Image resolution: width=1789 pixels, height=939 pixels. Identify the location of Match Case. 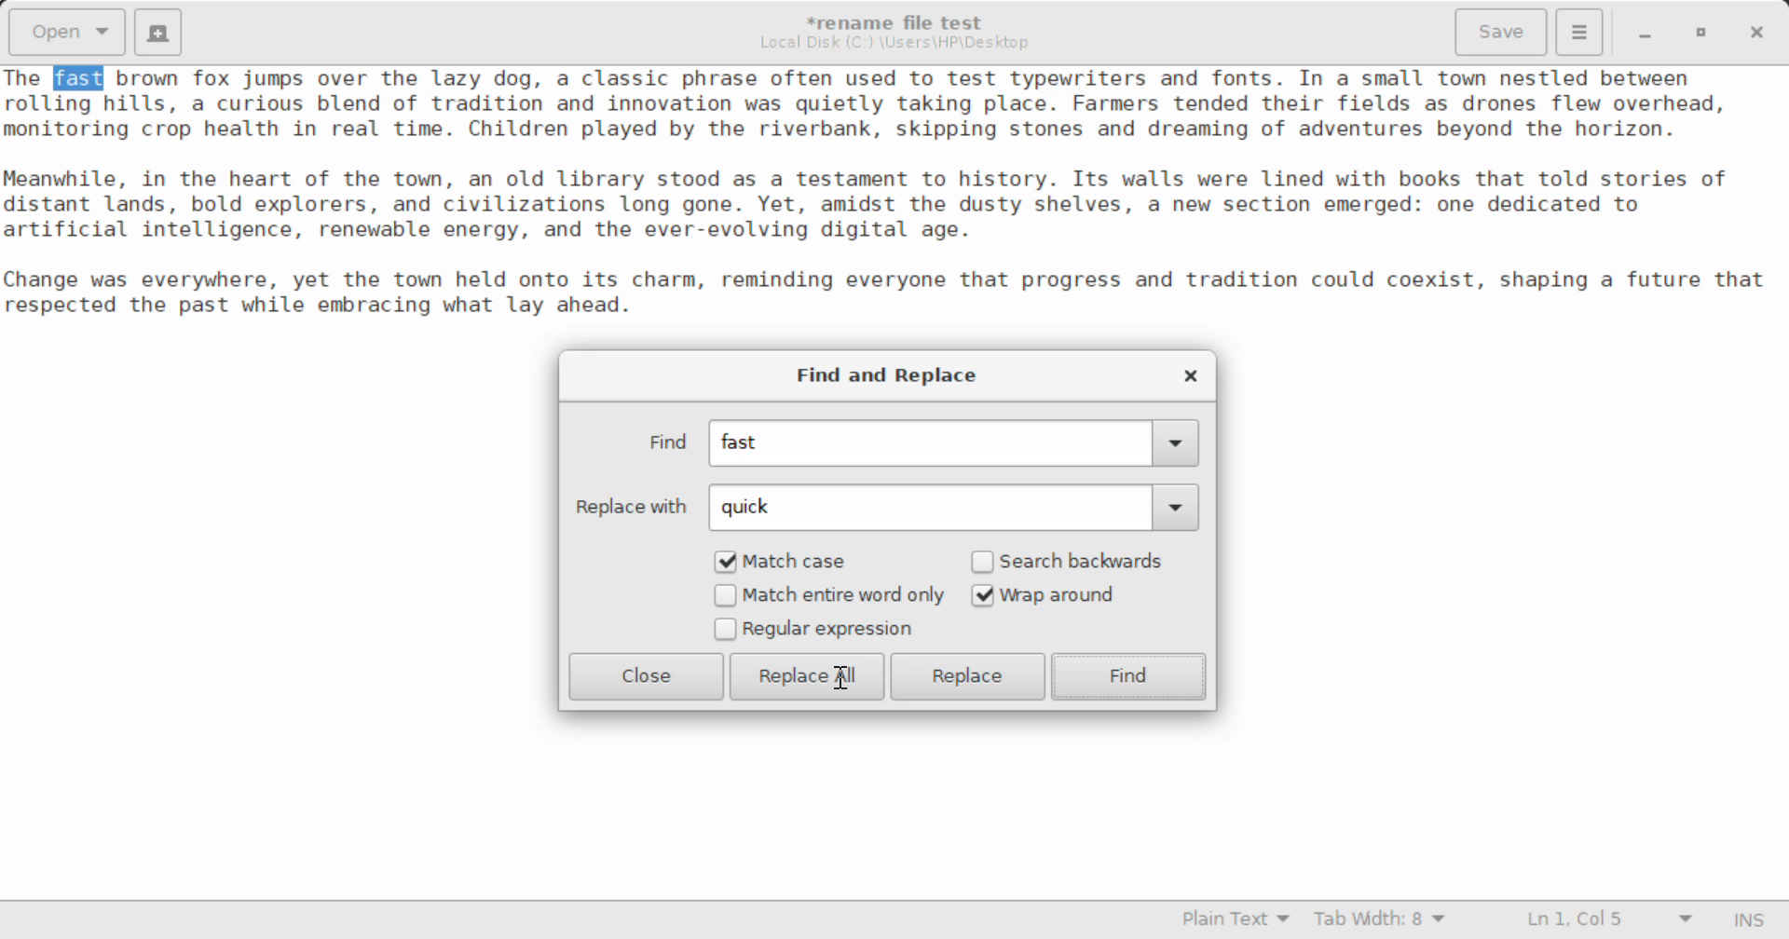
(794, 561).